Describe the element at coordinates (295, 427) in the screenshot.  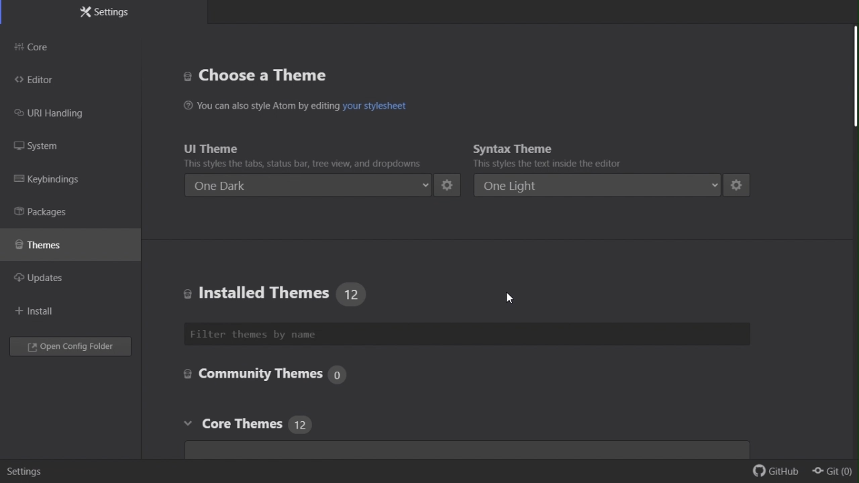
I see `Core theme` at that location.